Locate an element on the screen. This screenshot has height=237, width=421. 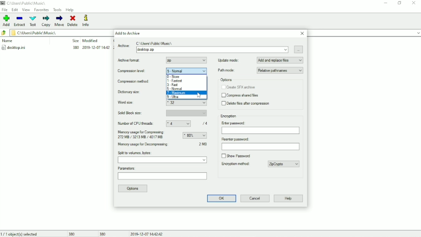
Test is located at coordinates (33, 21).